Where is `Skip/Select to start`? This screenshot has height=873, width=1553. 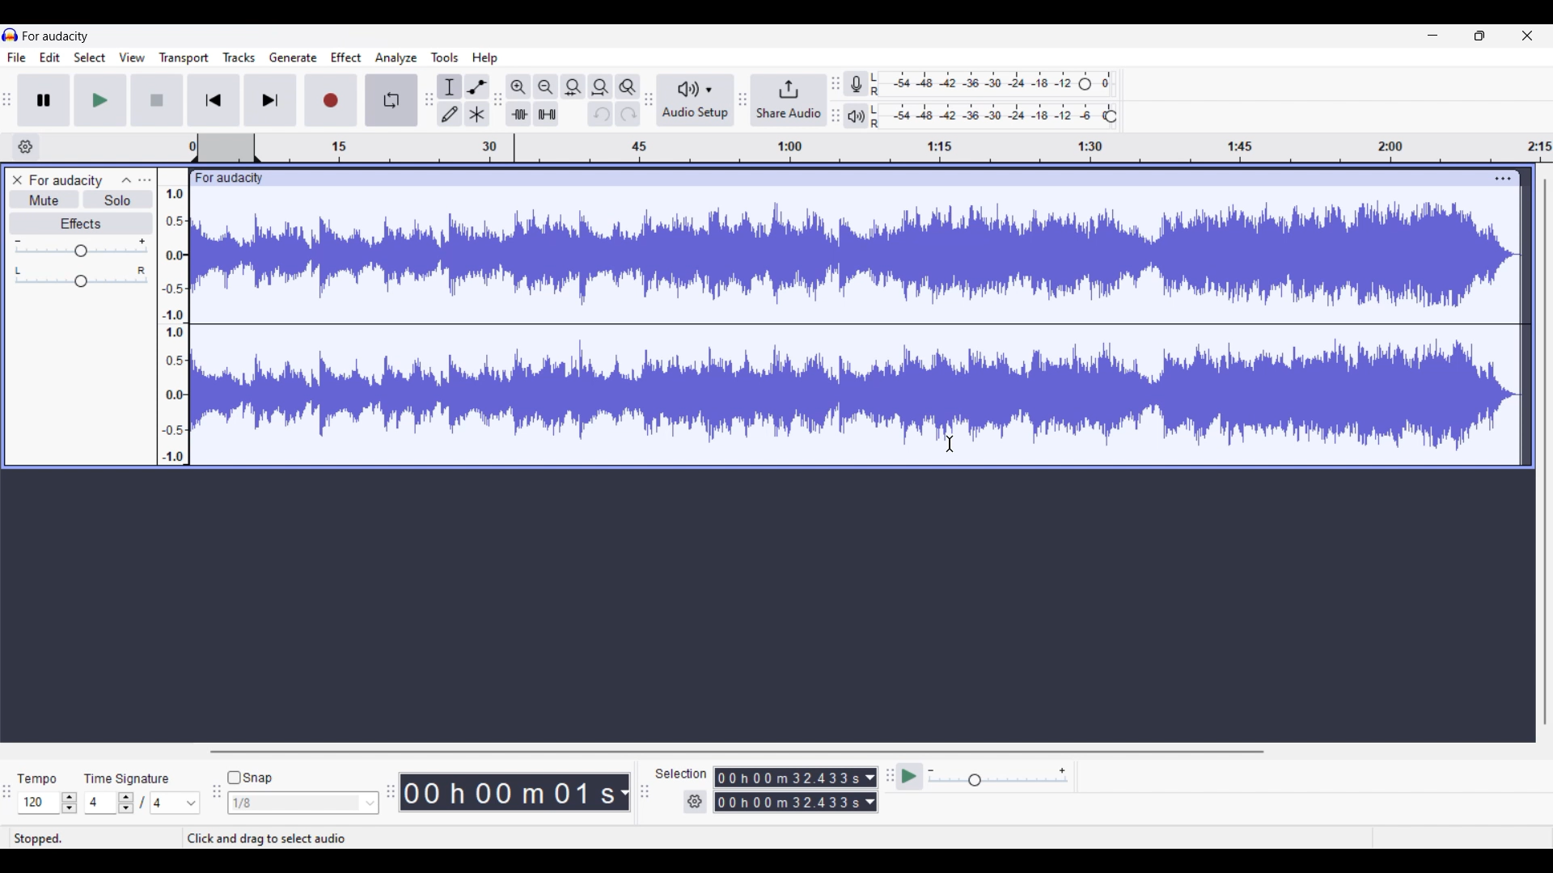 Skip/Select to start is located at coordinates (214, 100).